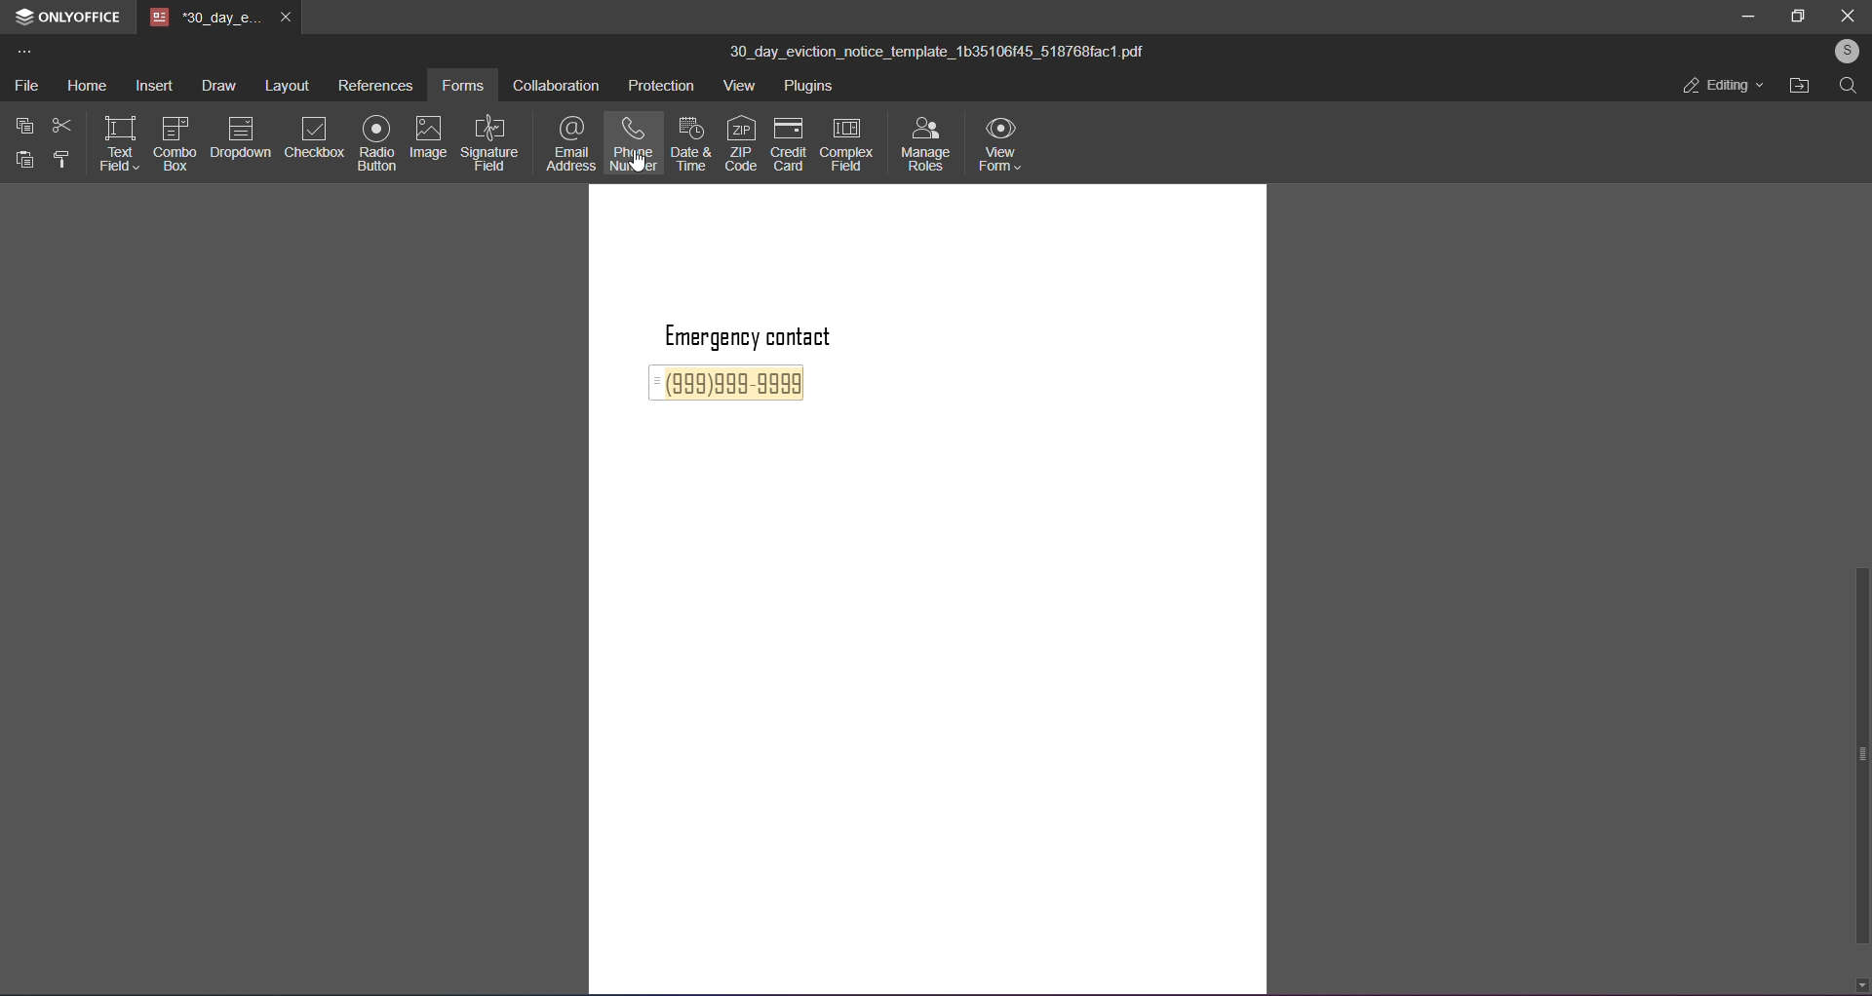 The width and height of the screenshot is (1872, 996). What do you see at coordinates (1860, 982) in the screenshot?
I see `down` at bounding box center [1860, 982].